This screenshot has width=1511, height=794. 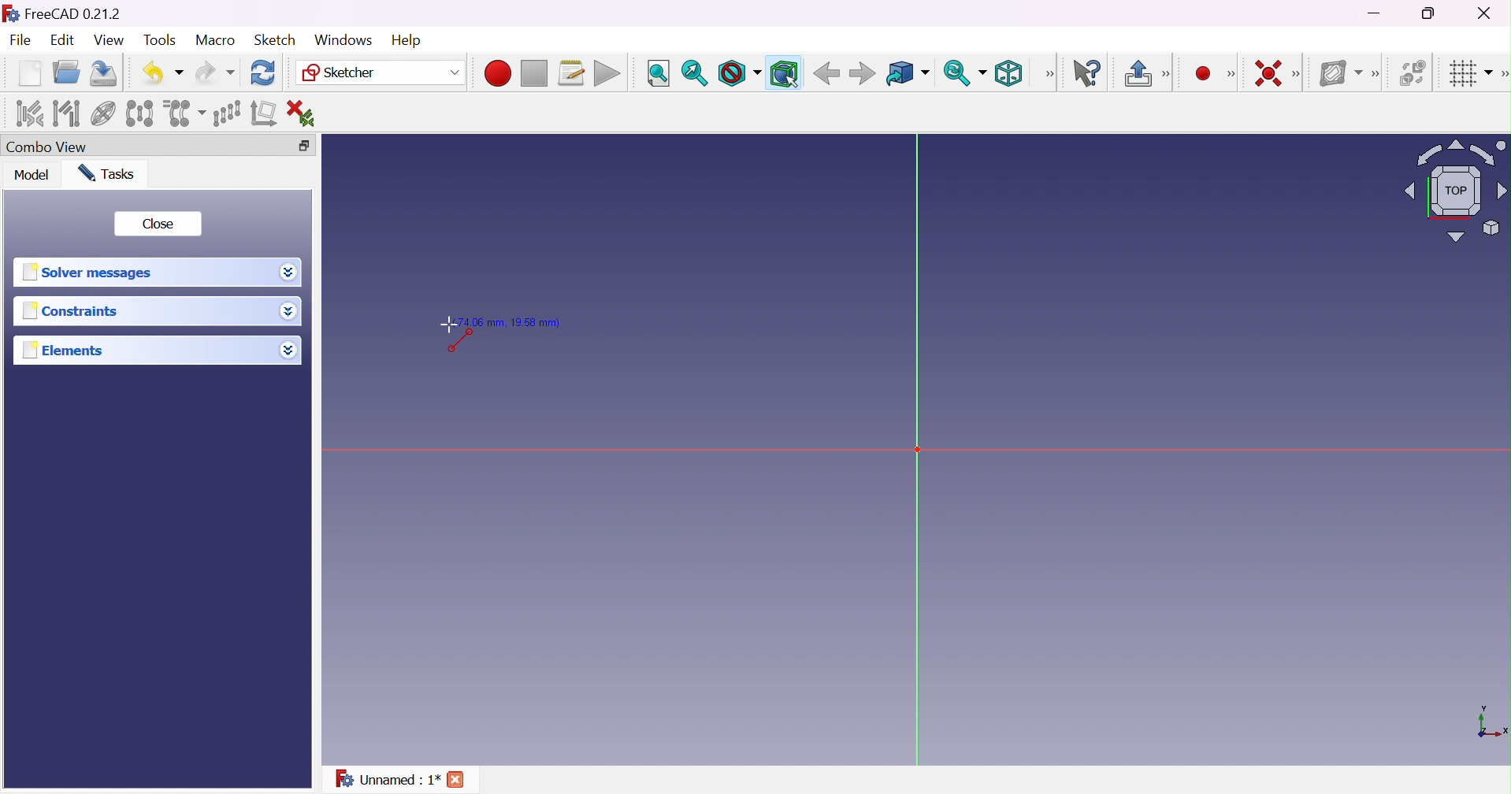 What do you see at coordinates (1299, 74) in the screenshot?
I see `[Sketcher constraints]` at bounding box center [1299, 74].